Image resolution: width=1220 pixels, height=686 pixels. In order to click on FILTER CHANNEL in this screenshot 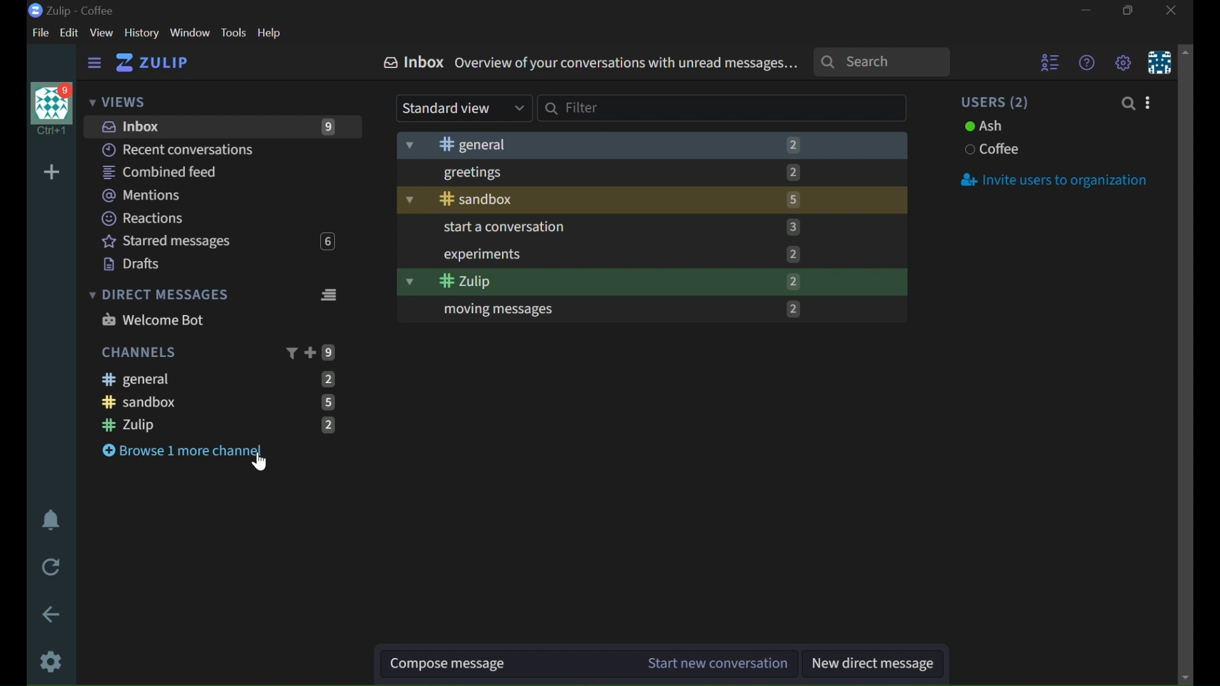, I will do `click(294, 353)`.